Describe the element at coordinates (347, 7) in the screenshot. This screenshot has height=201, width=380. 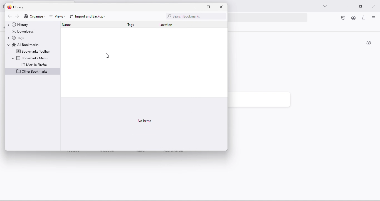
I see `minimize` at that location.